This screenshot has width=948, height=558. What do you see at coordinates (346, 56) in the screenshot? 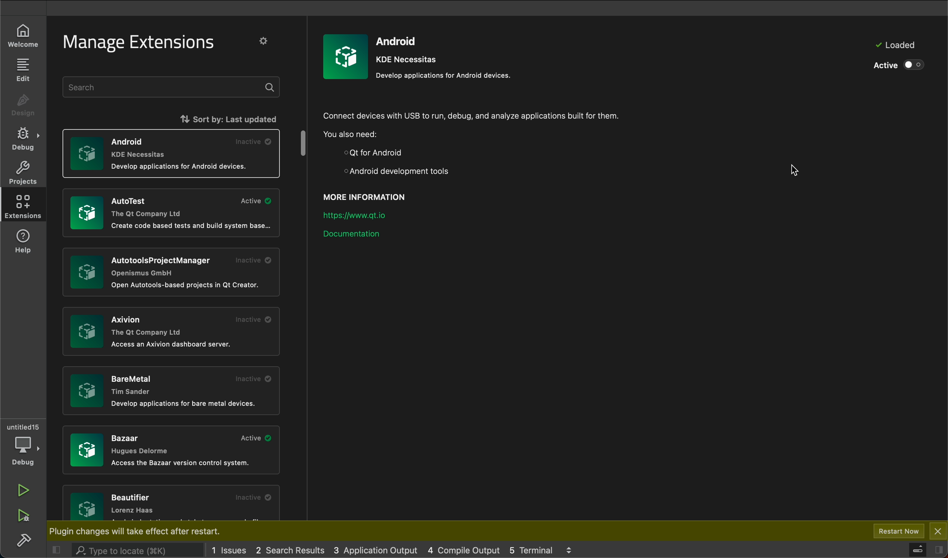
I see `logo` at bounding box center [346, 56].